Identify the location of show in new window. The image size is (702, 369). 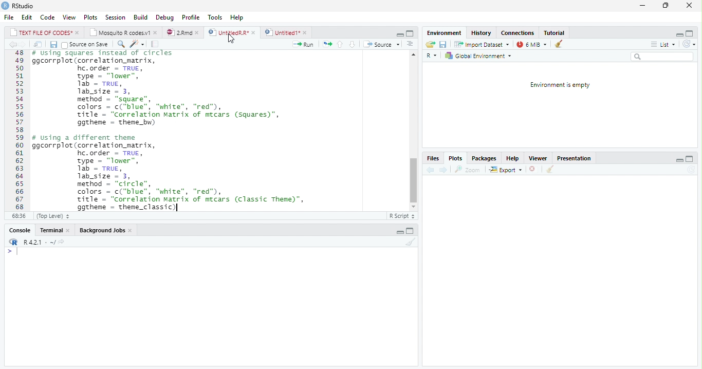
(38, 44).